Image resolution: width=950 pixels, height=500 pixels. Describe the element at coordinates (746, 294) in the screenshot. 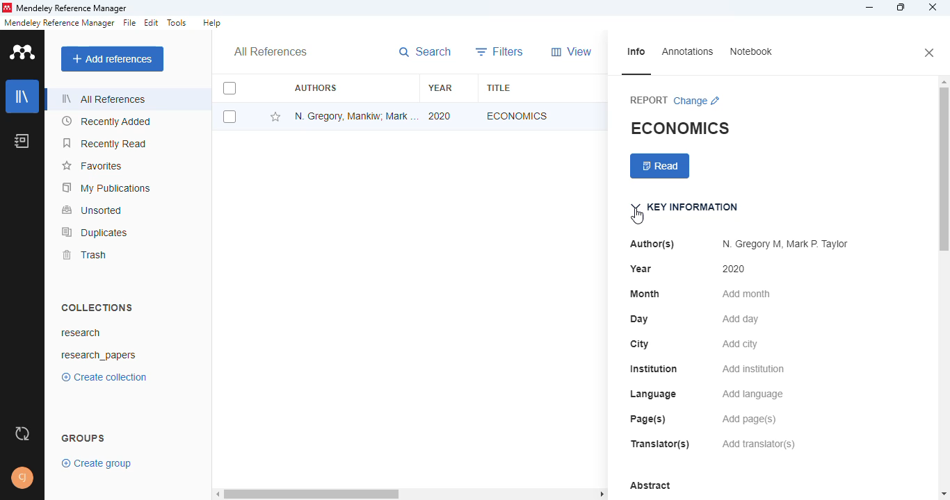

I see `add month` at that location.